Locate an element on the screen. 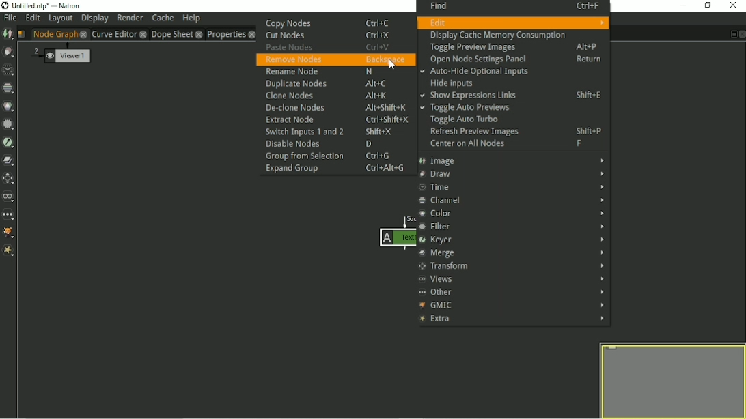 This screenshot has height=419, width=746. Toggle Preview Images is located at coordinates (514, 47).